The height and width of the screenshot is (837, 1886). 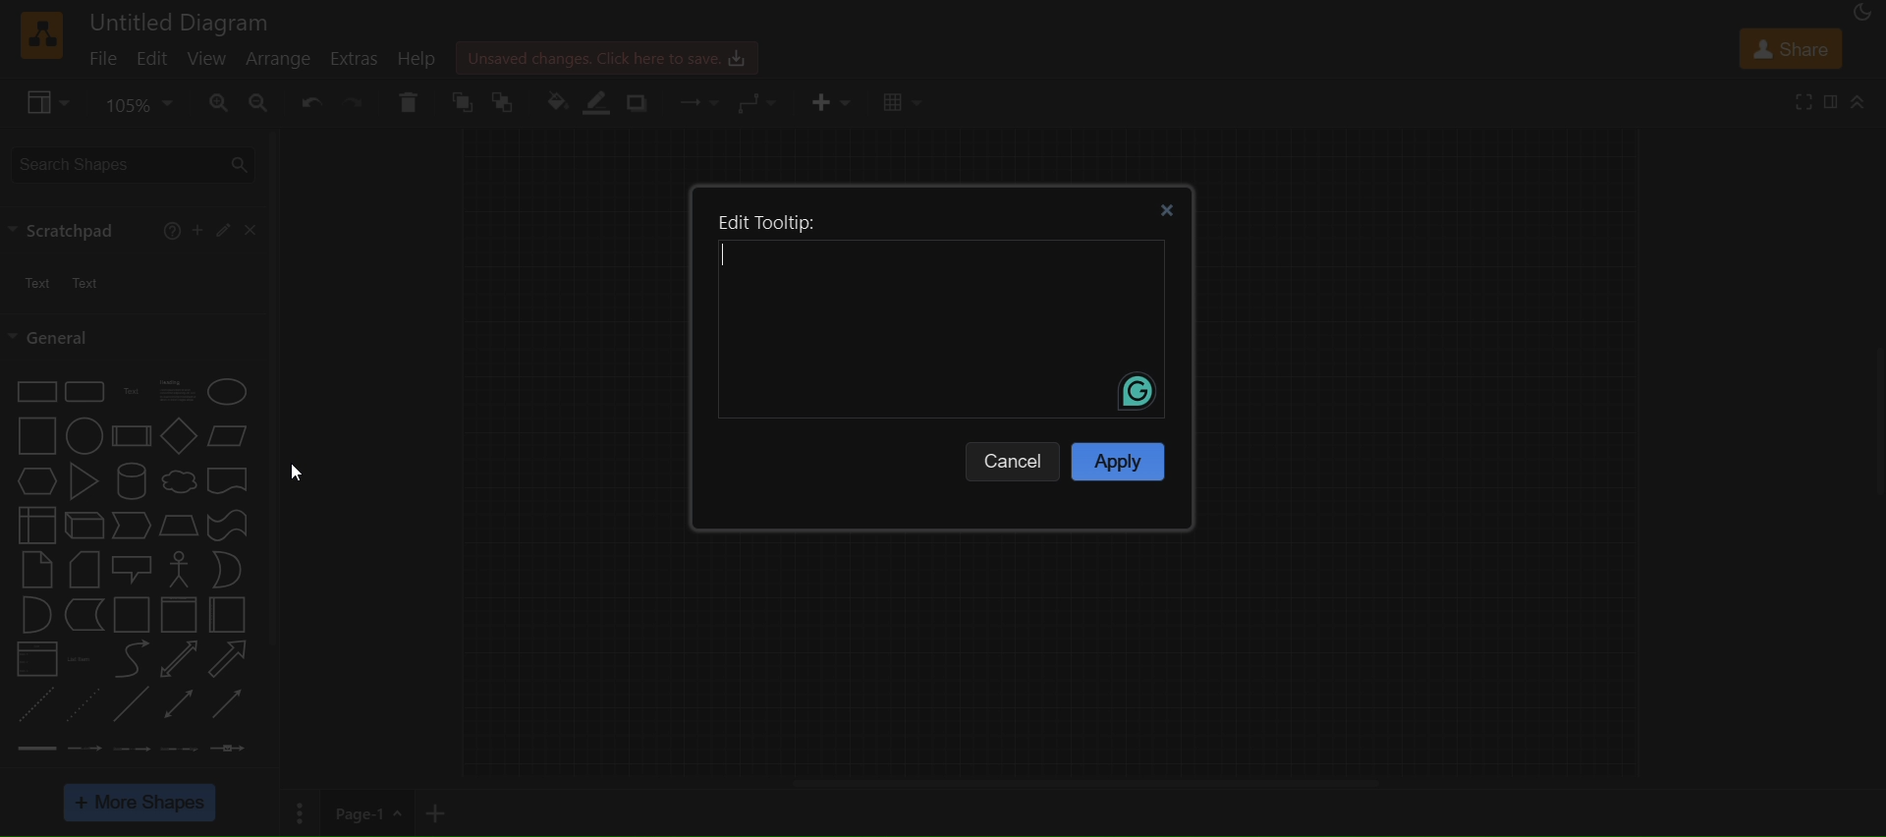 I want to click on cursor, so click(x=302, y=475).